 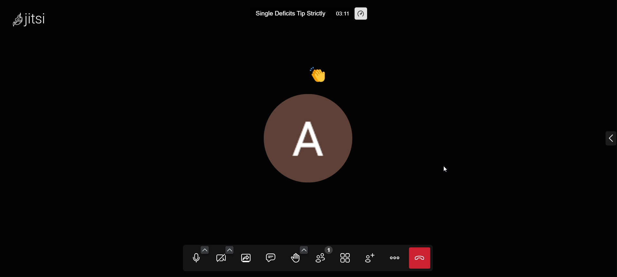 What do you see at coordinates (306, 144) in the screenshot?
I see `display picture` at bounding box center [306, 144].